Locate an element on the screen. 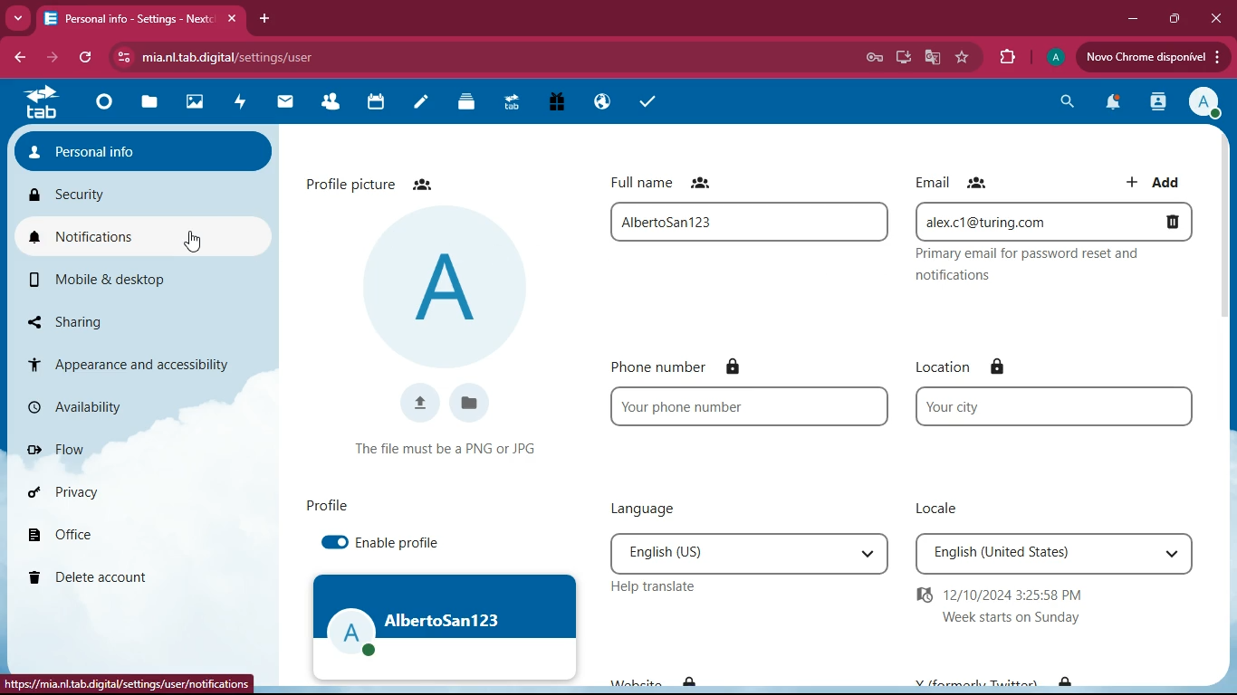 This screenshot has width=1237, height=695. cursor is located at coordinates (190, 242).